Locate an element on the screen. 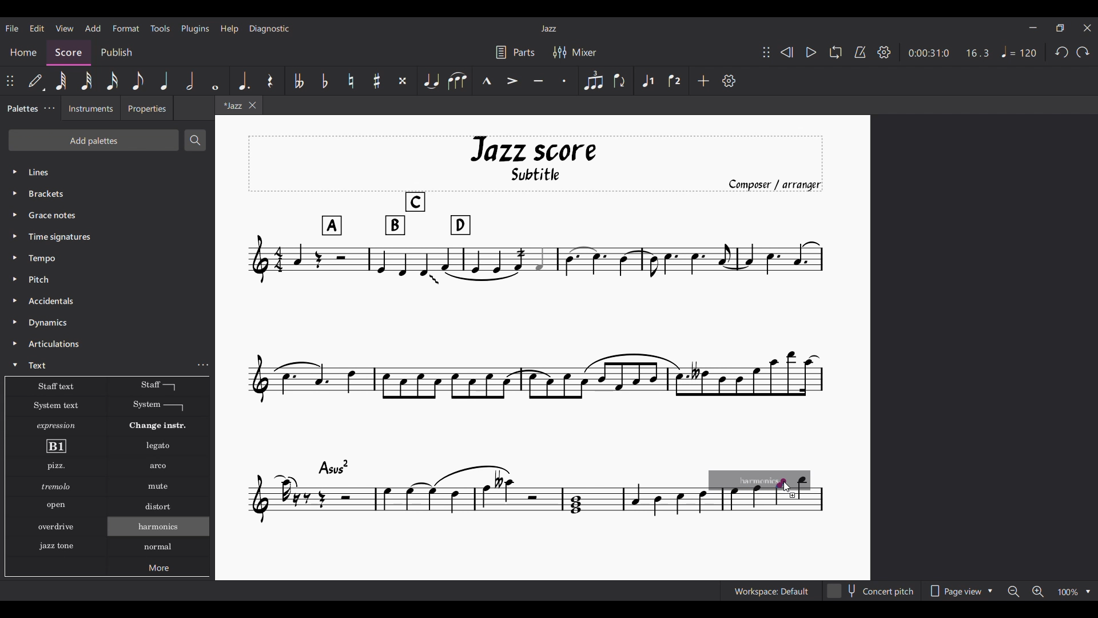  Rest is located at coordinates (270, 80).